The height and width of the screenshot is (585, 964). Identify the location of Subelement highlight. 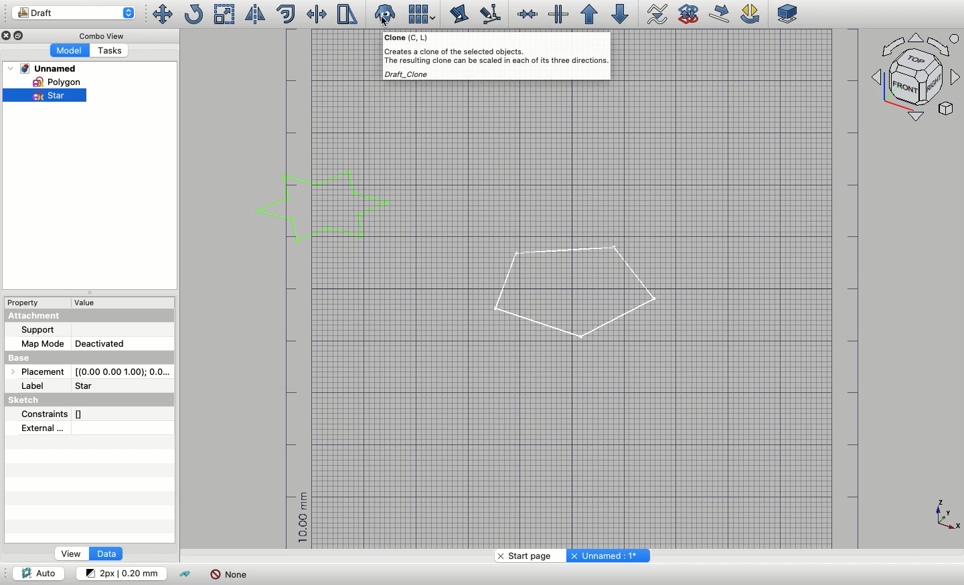
(489, 15).